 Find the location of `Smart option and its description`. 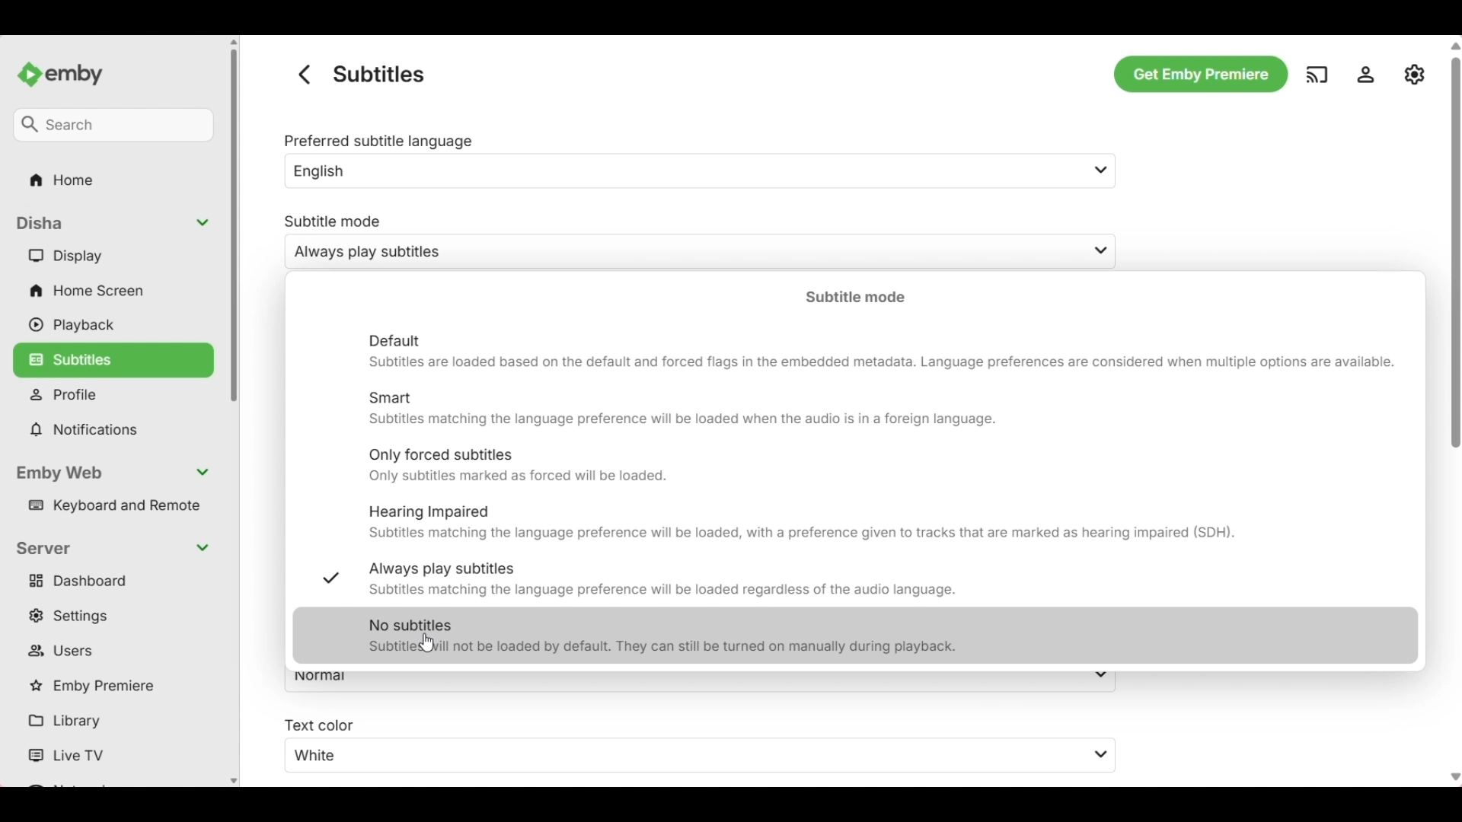

Smart option and its description is located at coordinates (882, 409).